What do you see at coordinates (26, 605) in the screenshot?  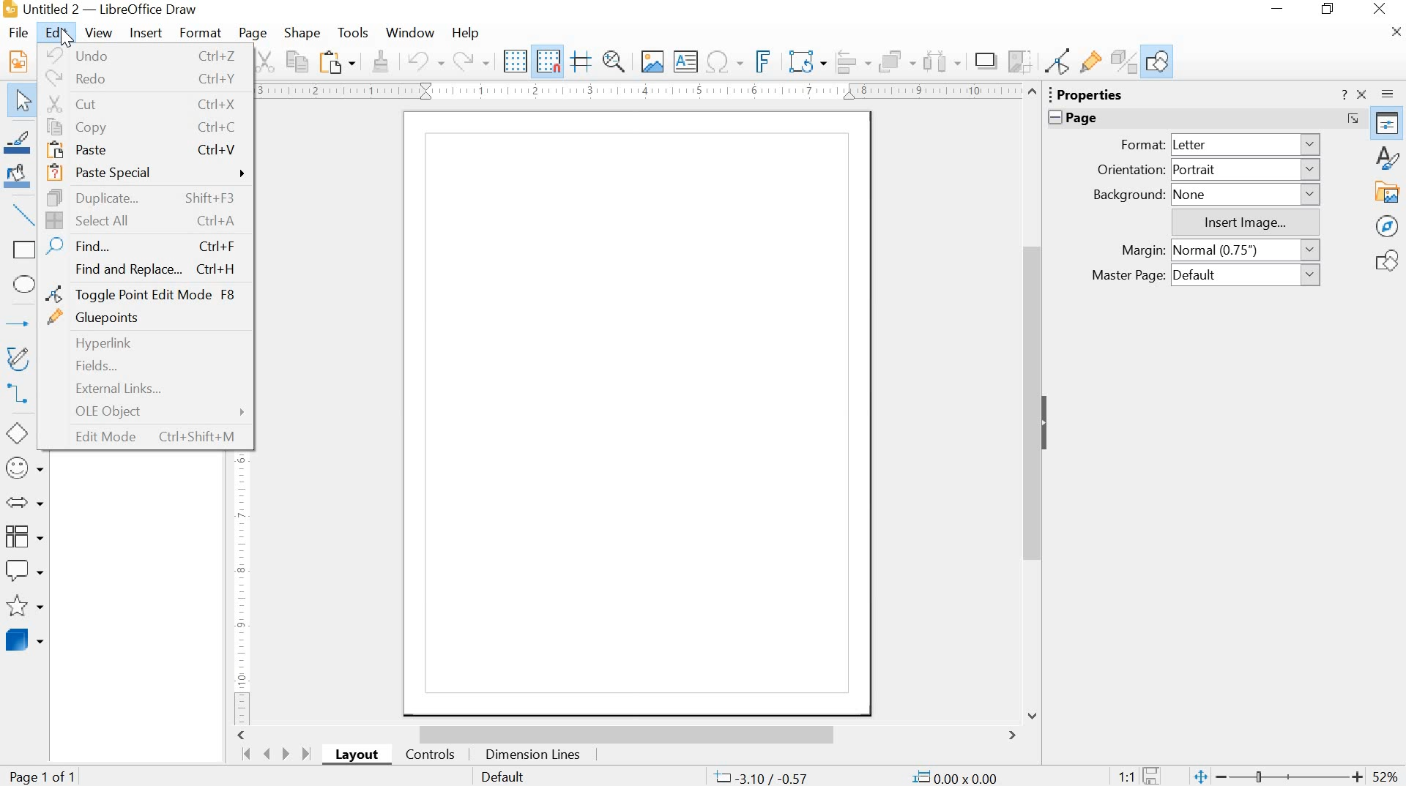 I see `Stars and Banners (double click for multi-selection)` at bounding box center [26, 605].